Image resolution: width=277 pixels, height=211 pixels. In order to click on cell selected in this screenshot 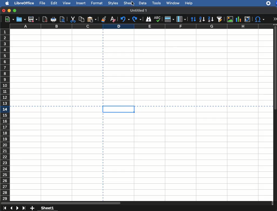, I will do `click(117, 109)`.